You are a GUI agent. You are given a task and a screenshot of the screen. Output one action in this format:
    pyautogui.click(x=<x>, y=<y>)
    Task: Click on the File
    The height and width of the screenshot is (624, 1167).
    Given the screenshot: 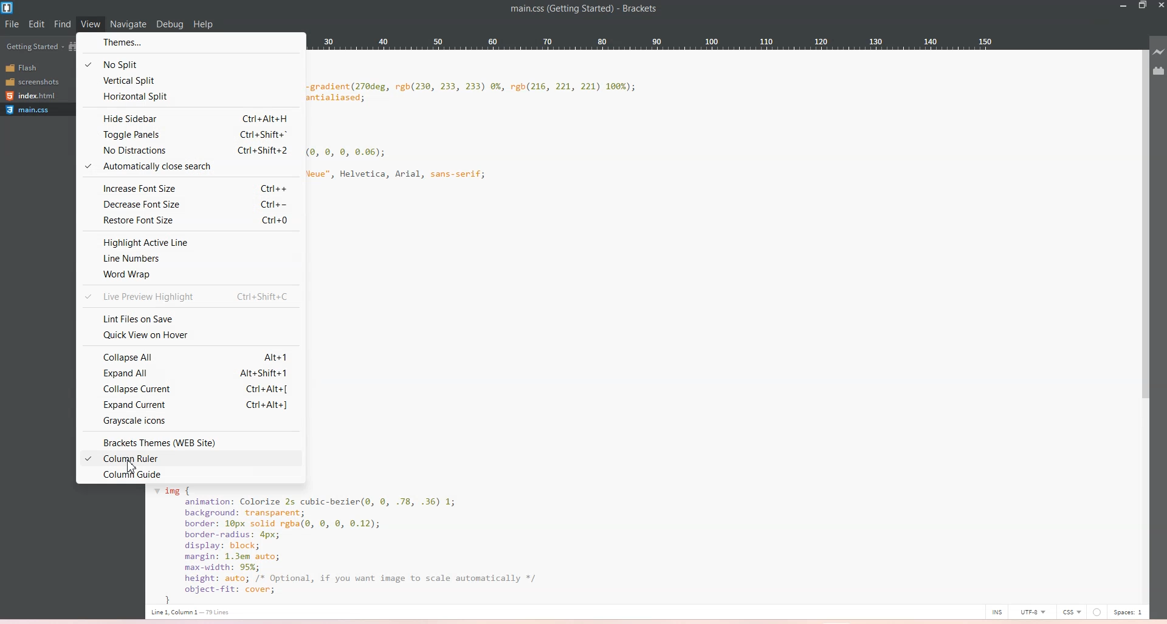 What is the action you would take?
    pyautogui.click(x=12, y=24)
    